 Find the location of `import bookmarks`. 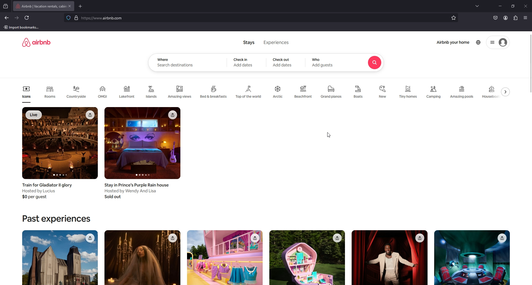

import bookmarks is located at coordinates (22, 27).